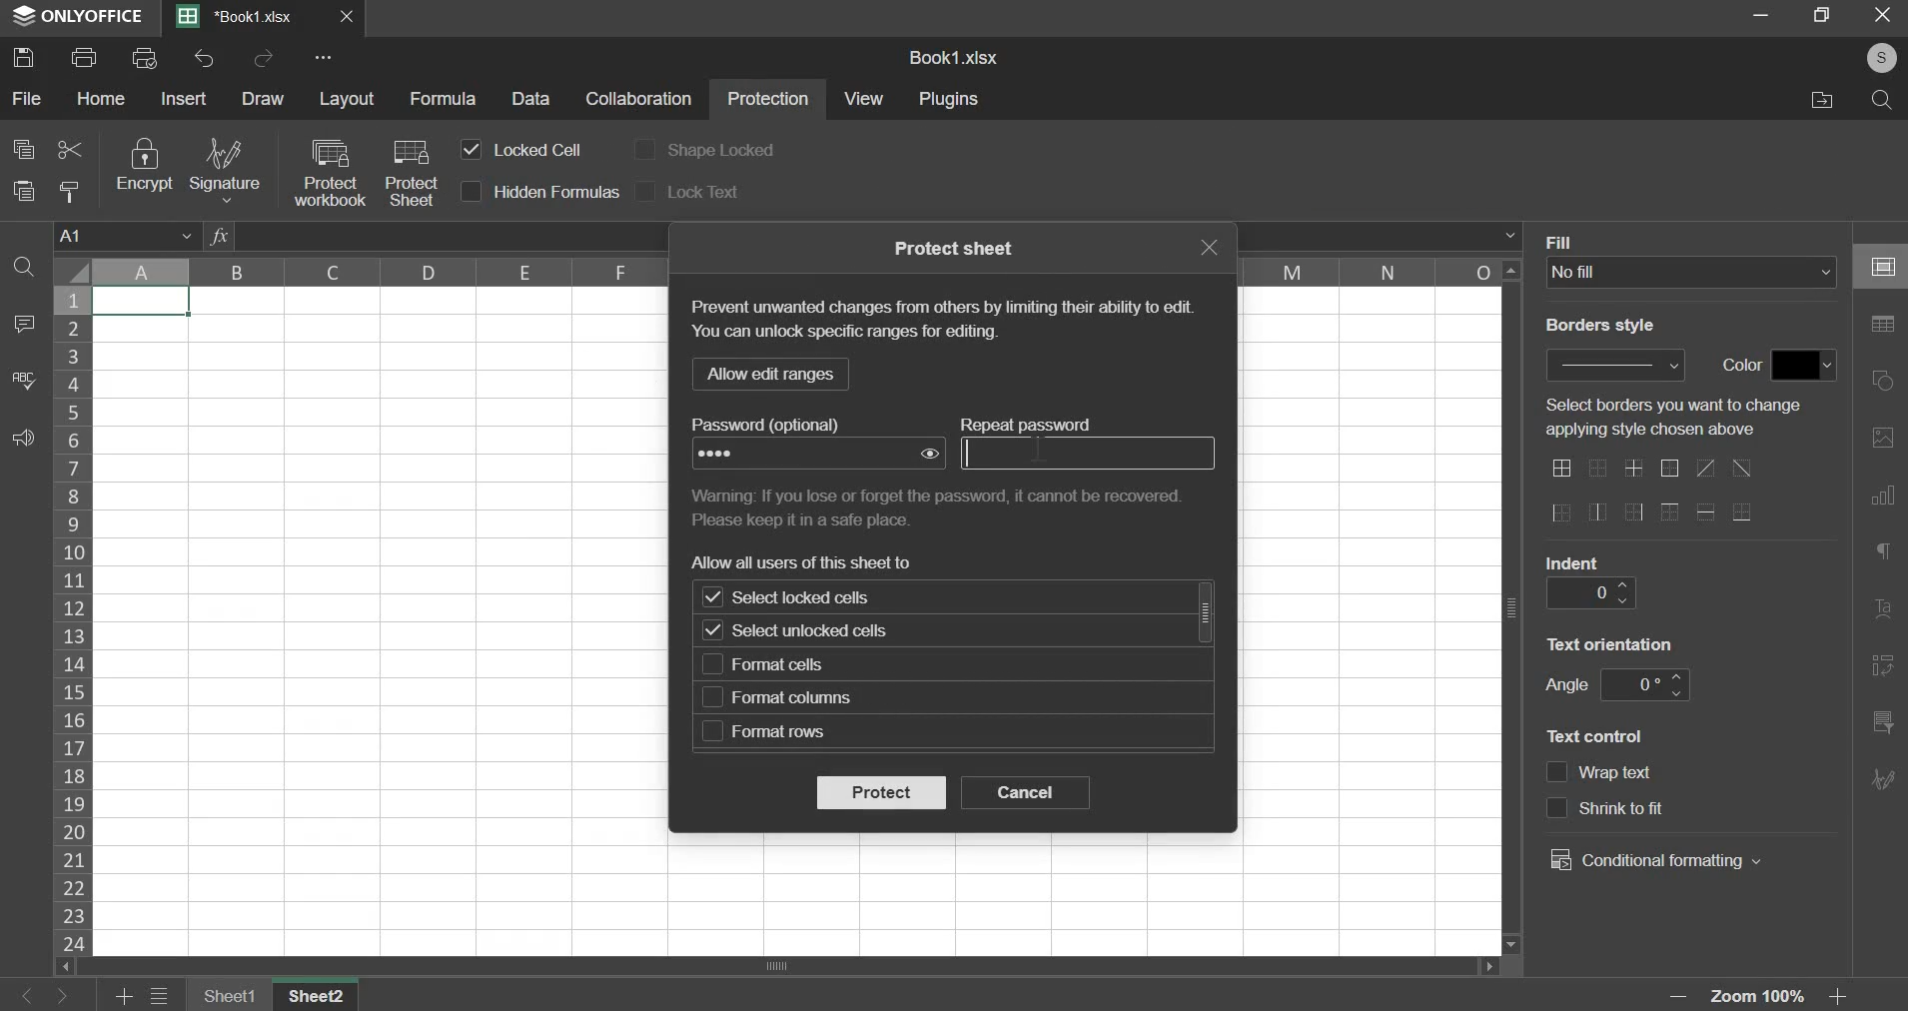  I want to click on border options, so click(1560, 513).